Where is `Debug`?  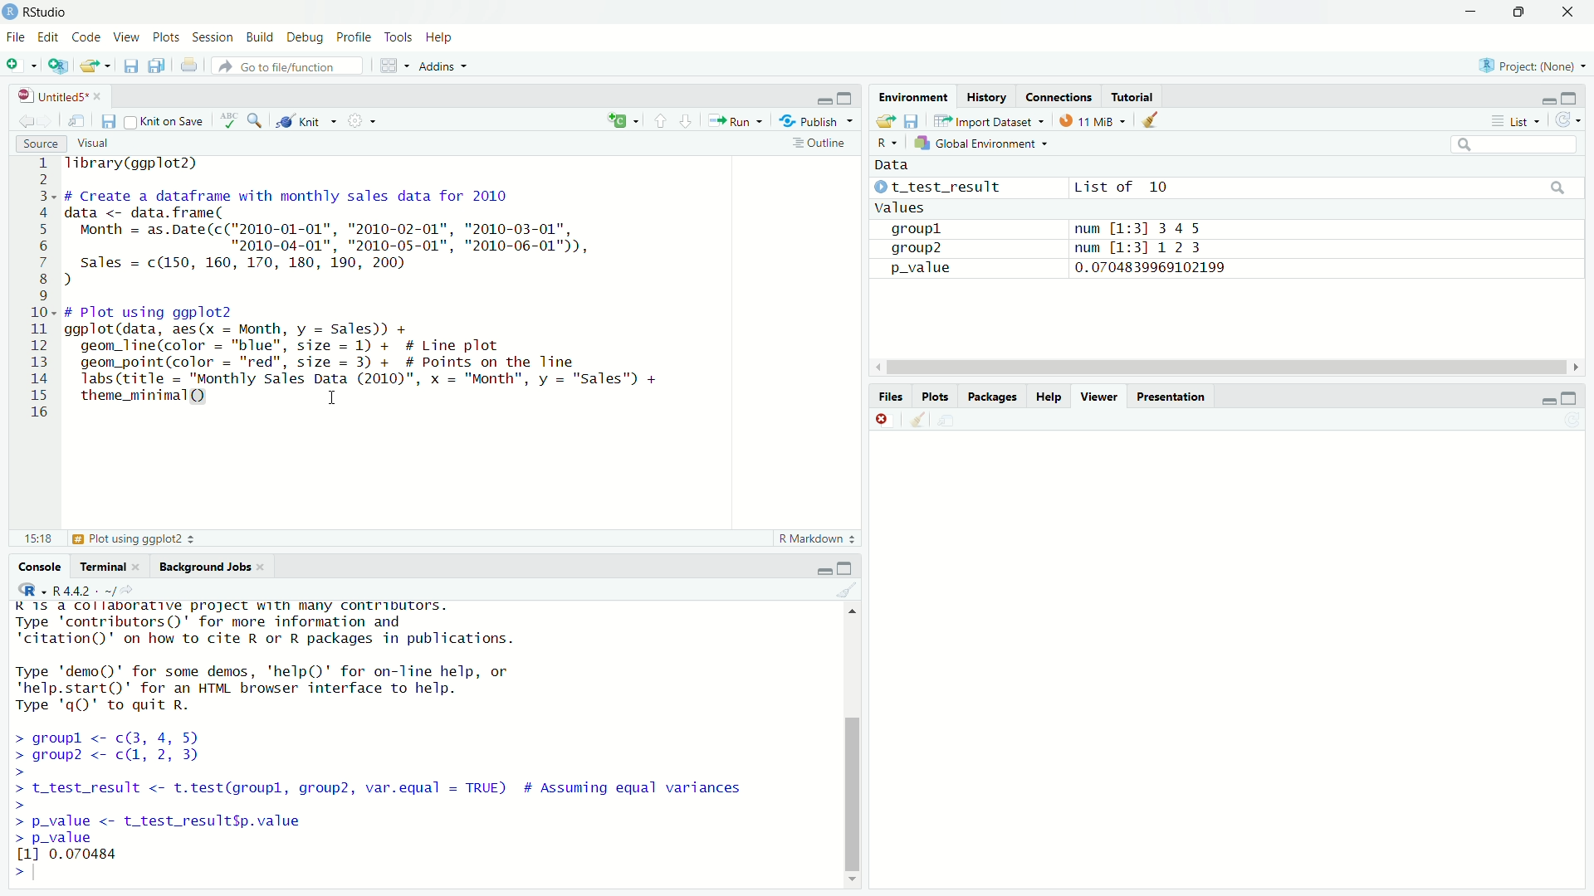
Debug is located at coordinates (303, 35).